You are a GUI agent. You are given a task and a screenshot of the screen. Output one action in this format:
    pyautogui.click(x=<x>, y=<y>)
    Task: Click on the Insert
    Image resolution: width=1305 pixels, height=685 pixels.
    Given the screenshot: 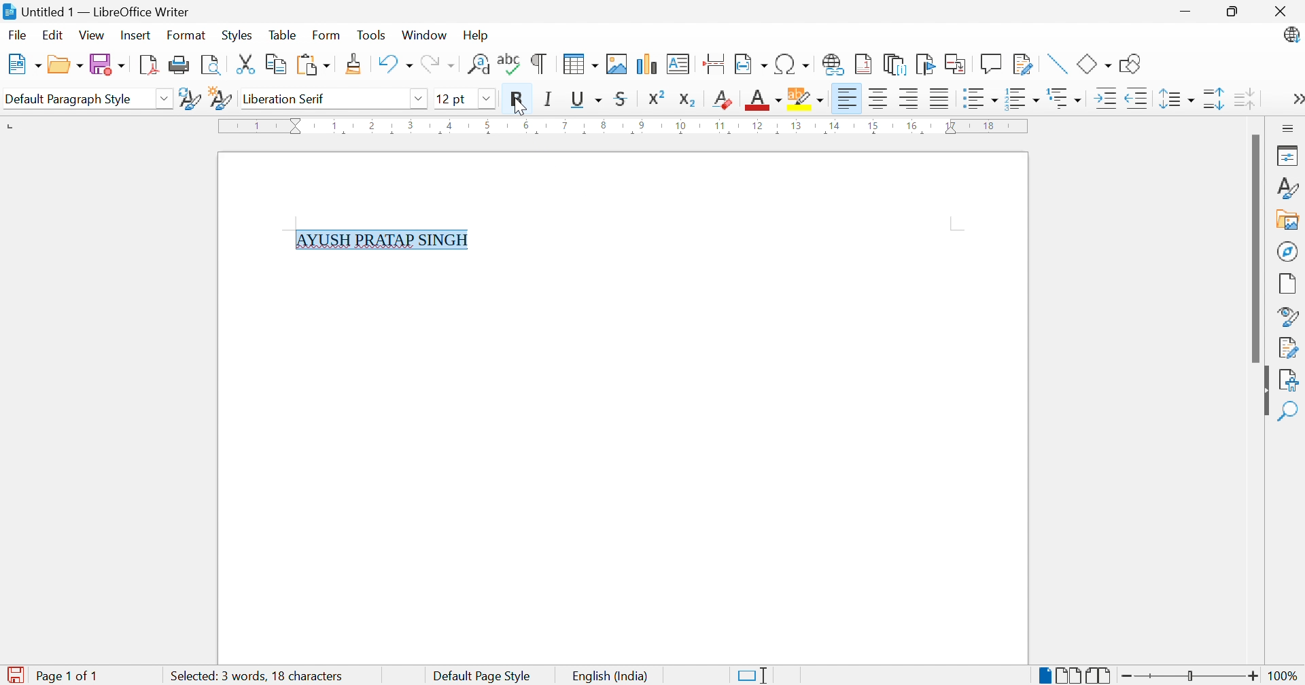 What is the action you would take?
    pyautogui.click(x=137, y=34)
    